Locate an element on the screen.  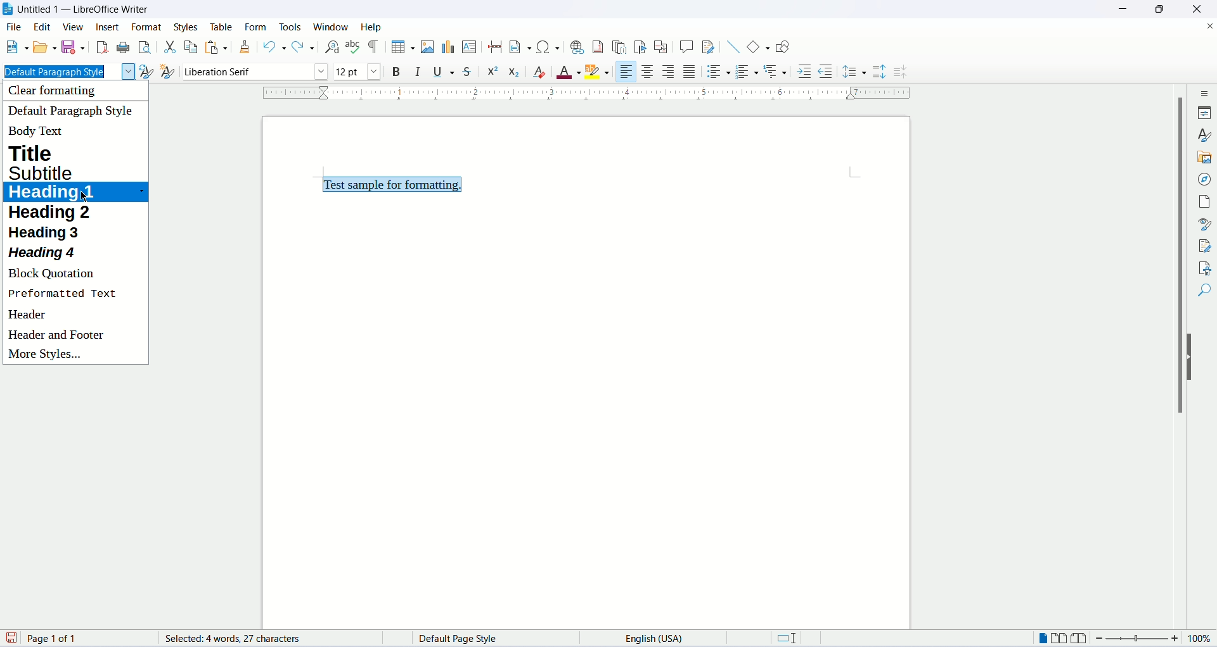
insert bookmark is located at coordinates (642, 47).